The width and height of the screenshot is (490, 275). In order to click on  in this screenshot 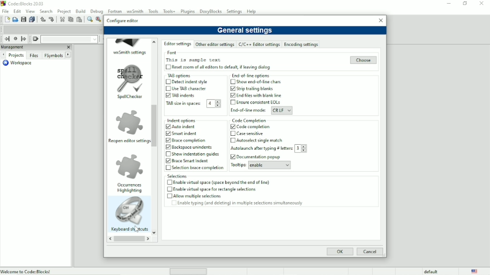, I will do `click(168, 196)`.